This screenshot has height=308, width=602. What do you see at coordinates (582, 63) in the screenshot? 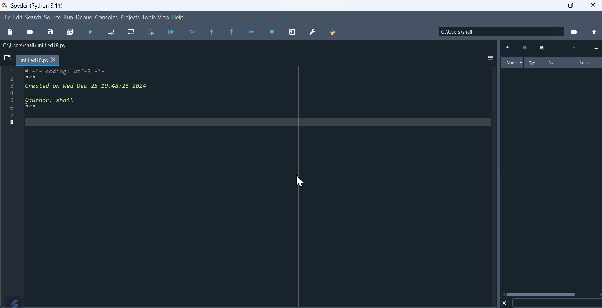
I see `Value` at bounding box center [582, 63].